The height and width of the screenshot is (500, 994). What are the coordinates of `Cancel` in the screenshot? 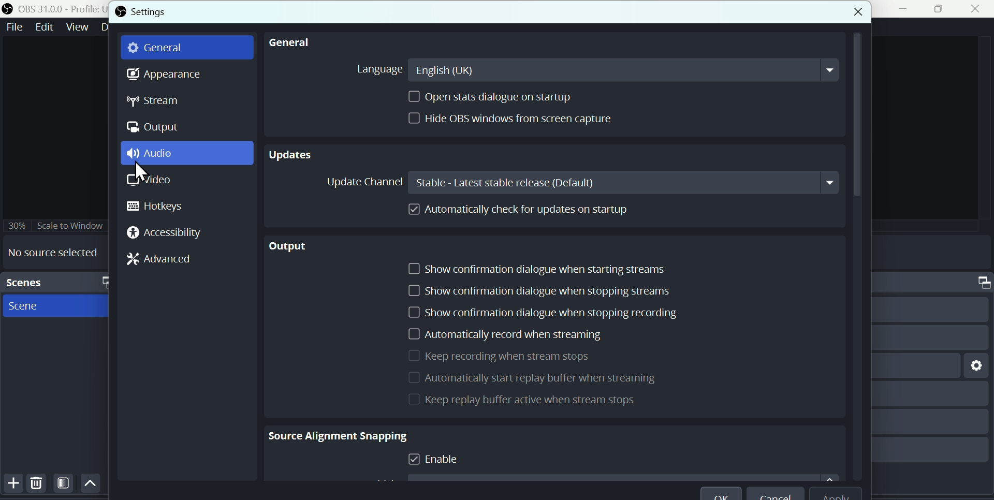 It's located at (781, 491).